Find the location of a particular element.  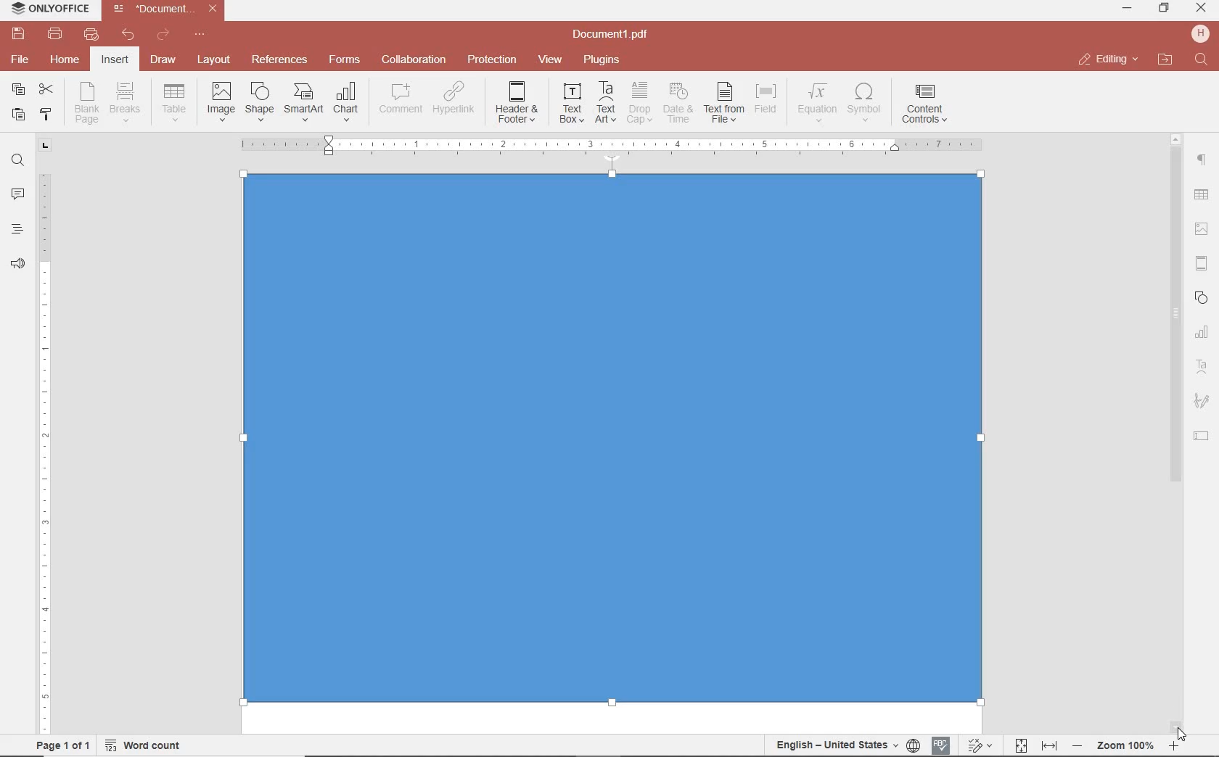

tab stop is located at coordinates (46, 144).